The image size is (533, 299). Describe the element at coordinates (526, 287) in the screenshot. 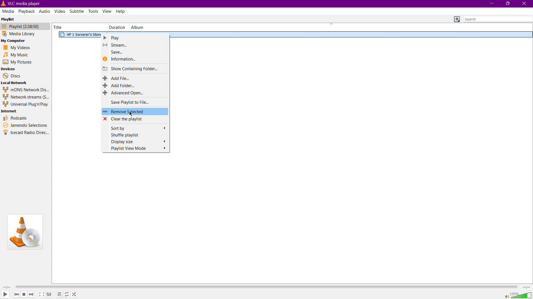

I see `--:--` at that location.